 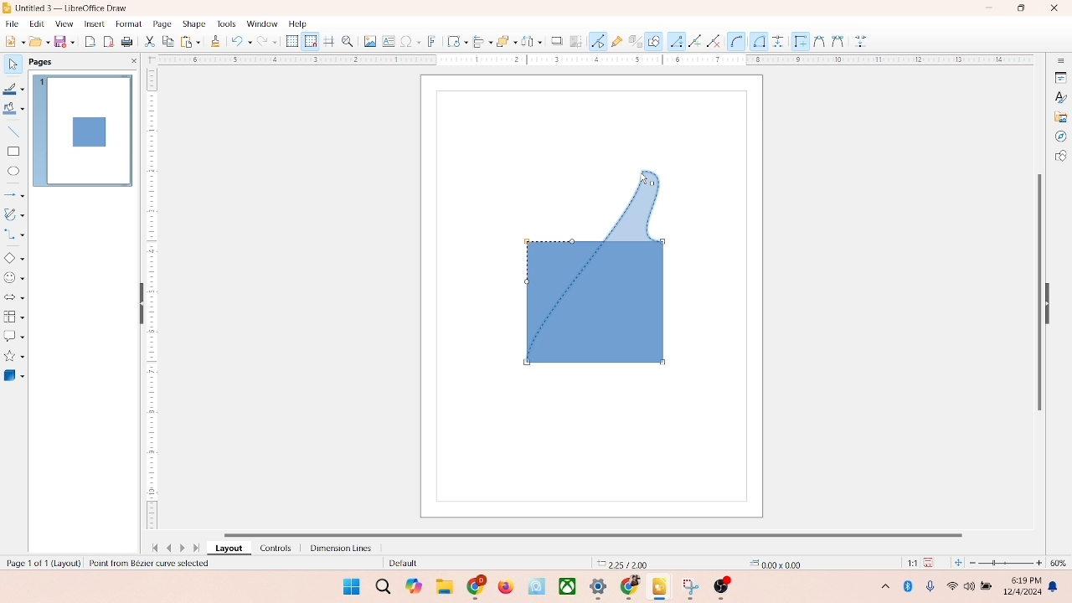 I want to click on scale bar, so click(x=590, y=60).